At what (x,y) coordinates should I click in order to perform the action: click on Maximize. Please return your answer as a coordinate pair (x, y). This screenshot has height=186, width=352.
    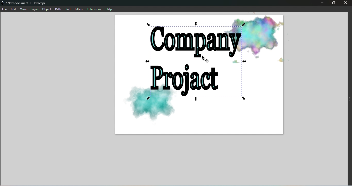
    Looking at the image, I should click on (333, 3).